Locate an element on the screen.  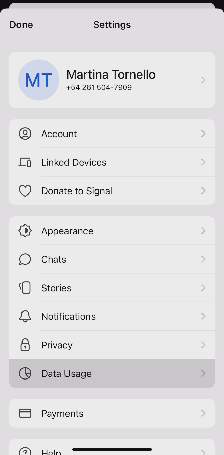
notifications is located at coordinates (112, 317).